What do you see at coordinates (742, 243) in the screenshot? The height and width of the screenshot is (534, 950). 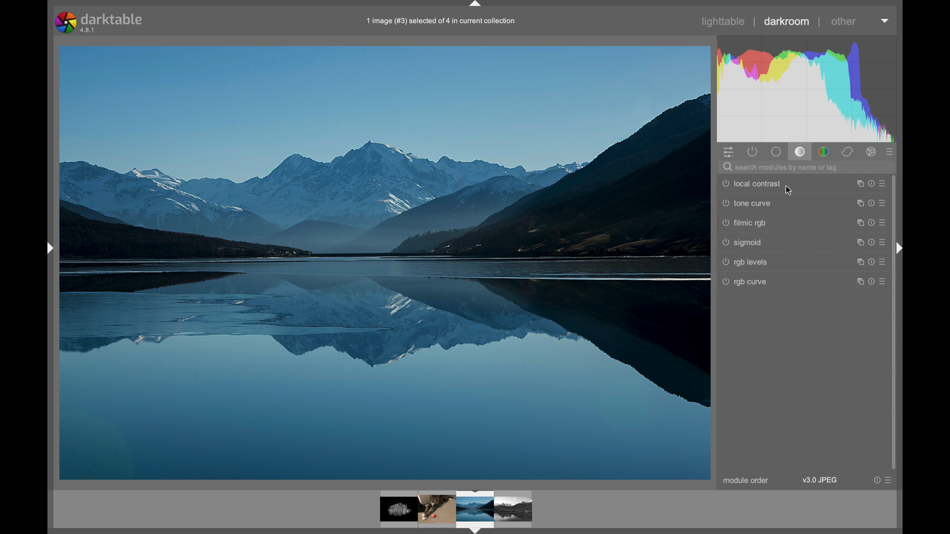 I see `sigmoid` at bounding box center [742, 243].